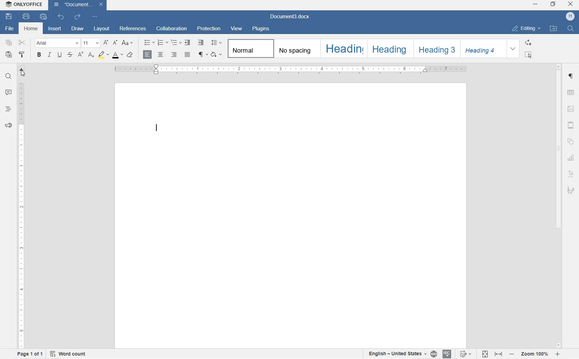  Describe the element at coordinates (95, 18) in the screenshot. I see `CUSTOMIZE QUICK ACCESS TOOLBAR` at that location.